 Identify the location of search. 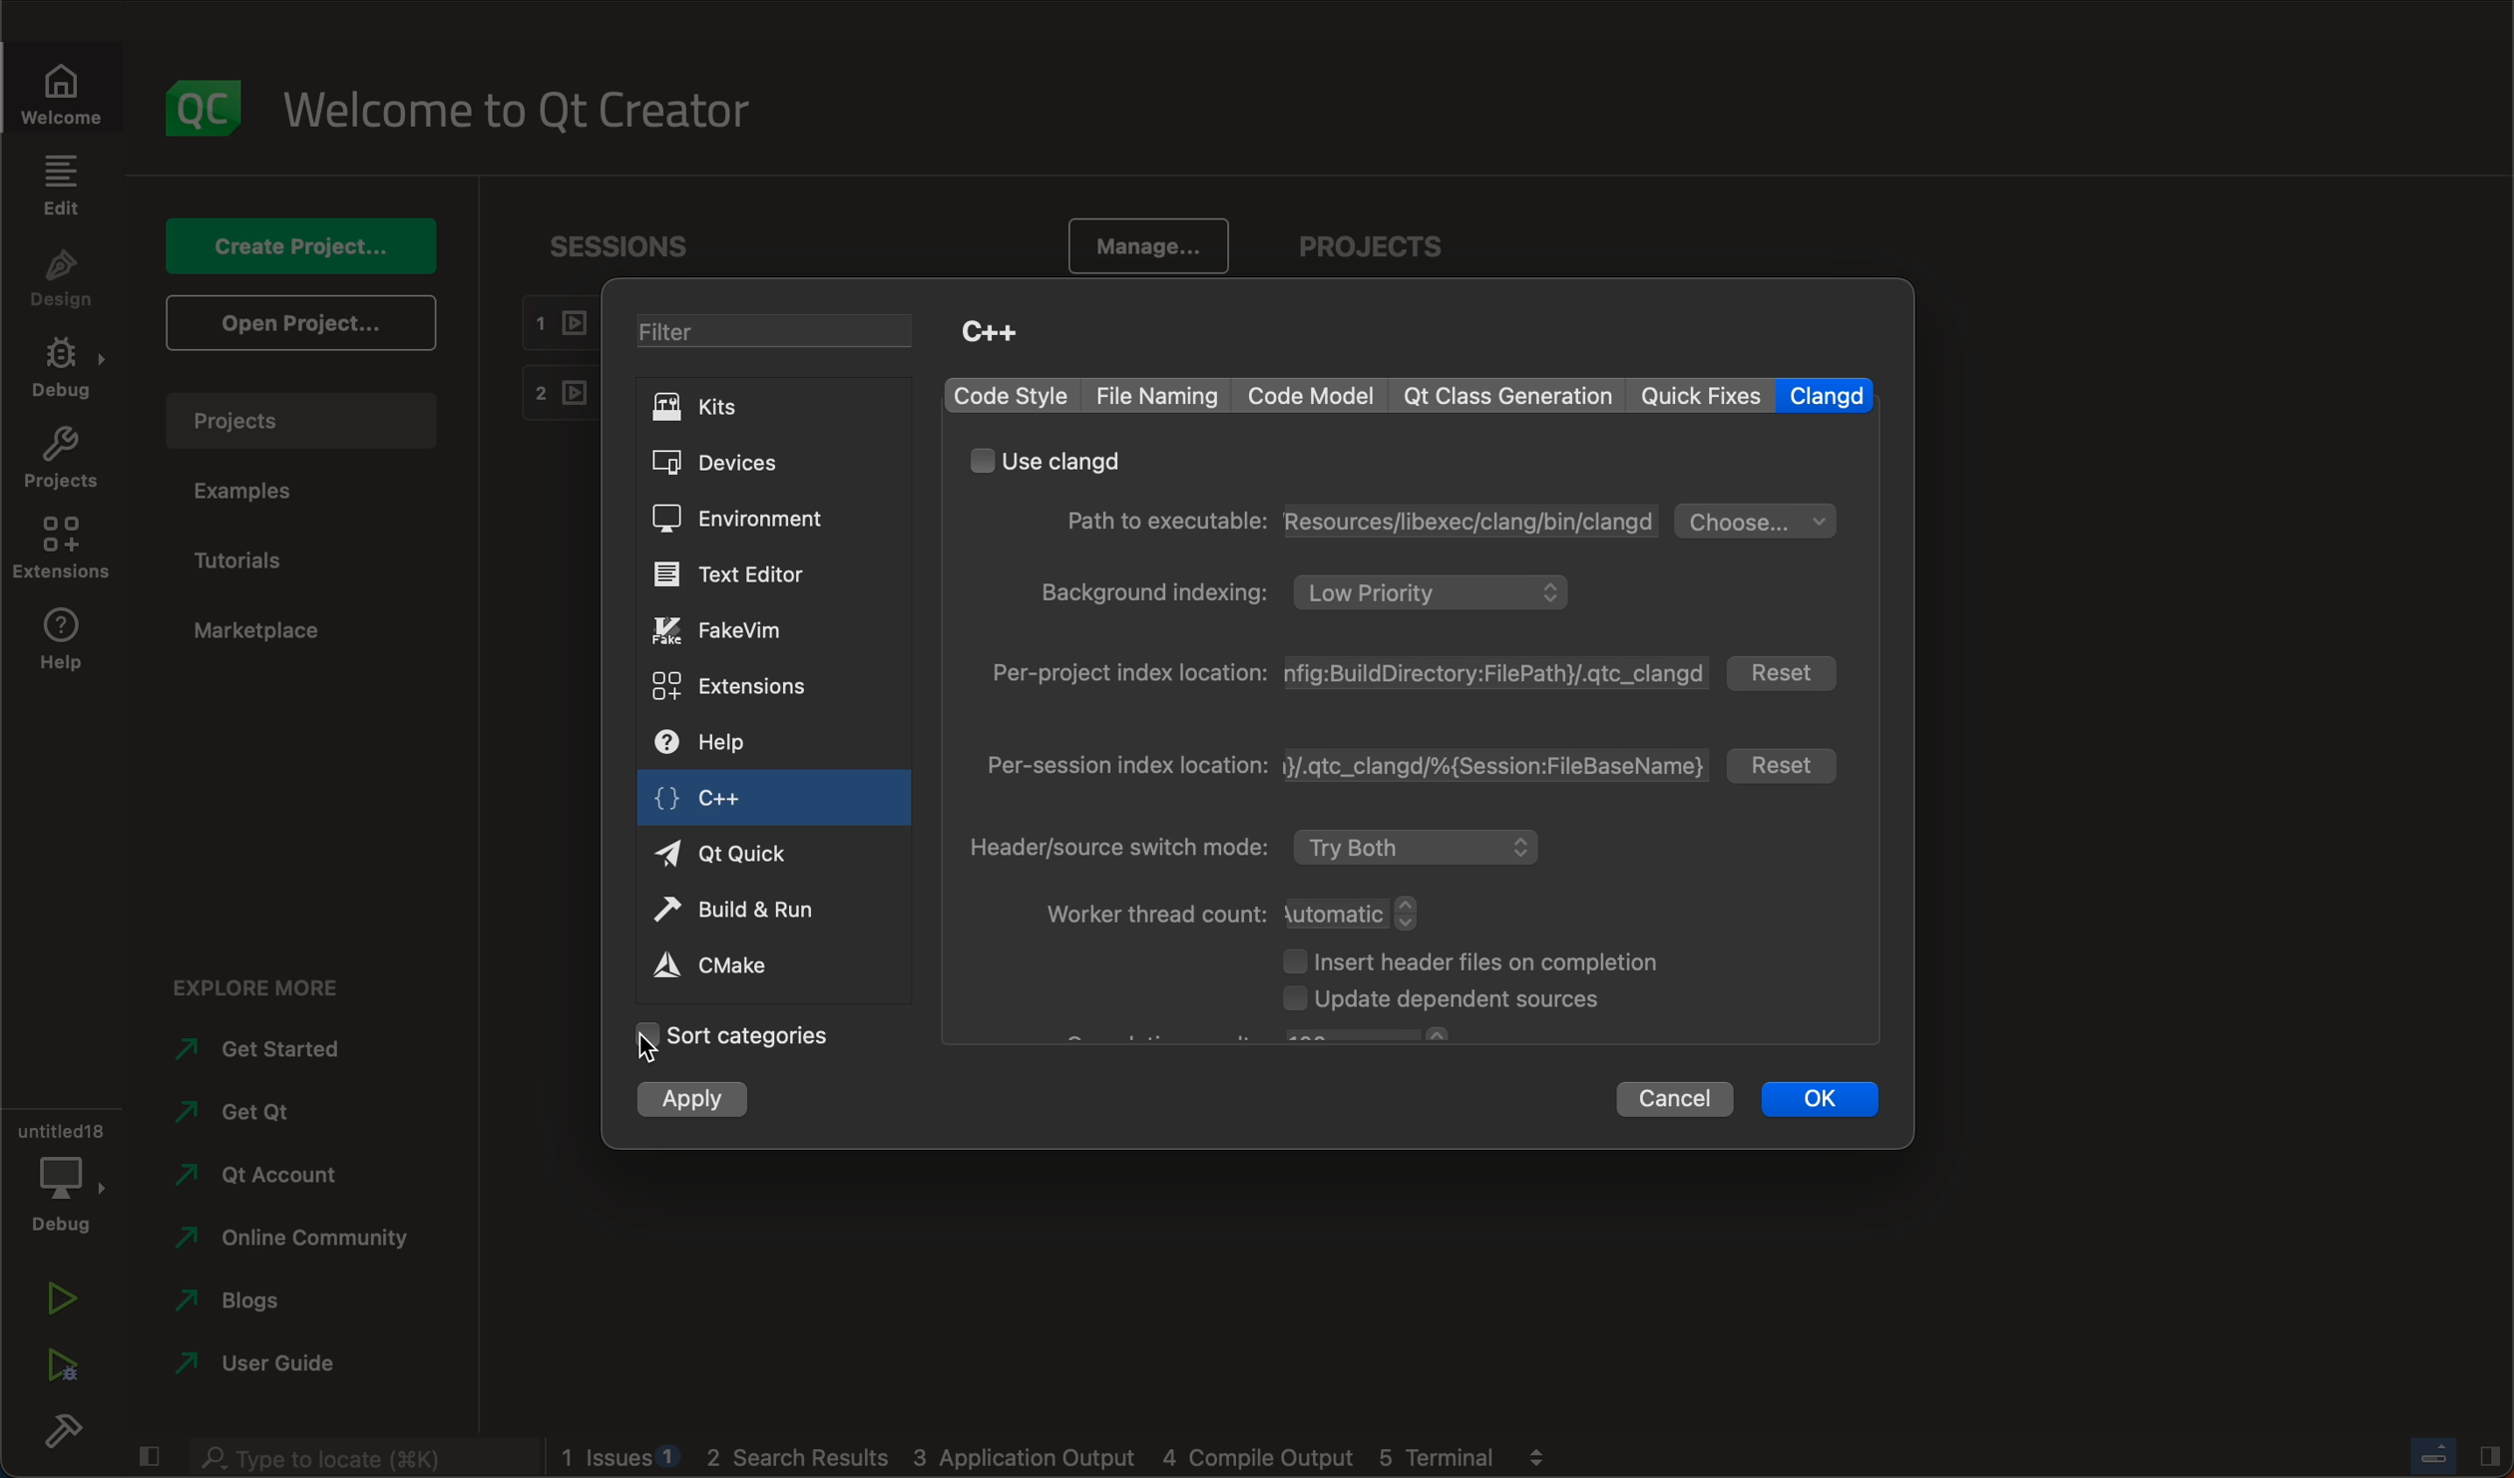
(357, 1457).